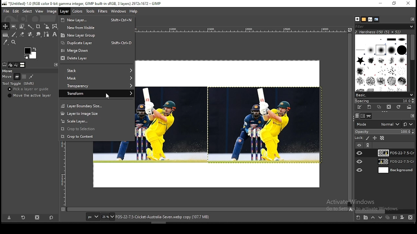 The image size is (417, 234). I want to click on layer, so click(395, 170).